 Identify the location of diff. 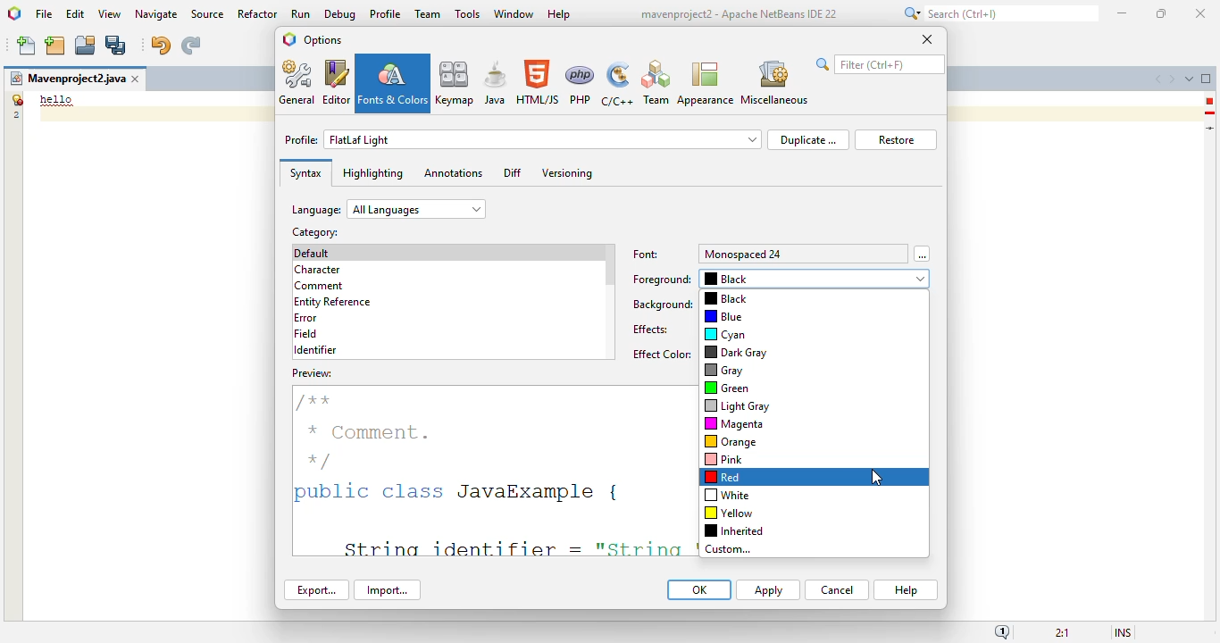
(513, 172).